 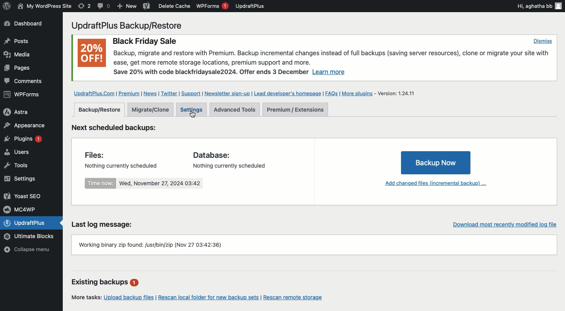 What do you see at coordinates (18, 54) in the screenshot?
I see `Media` at bounding box center [18, 54].